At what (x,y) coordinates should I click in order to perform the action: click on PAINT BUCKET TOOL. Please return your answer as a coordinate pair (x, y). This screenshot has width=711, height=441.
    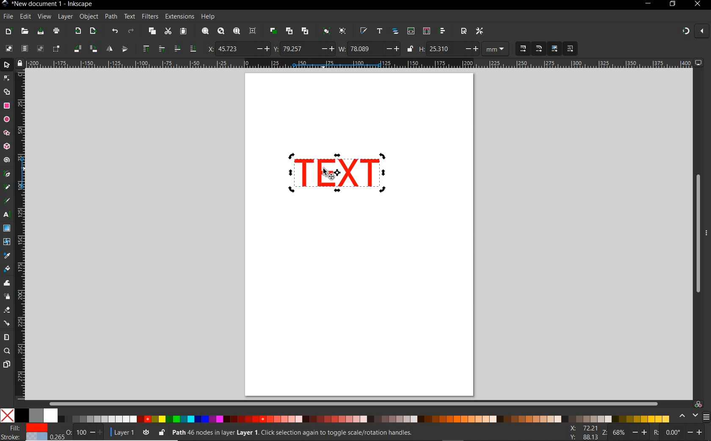
    Looking at the image, I should click on (7, 269).